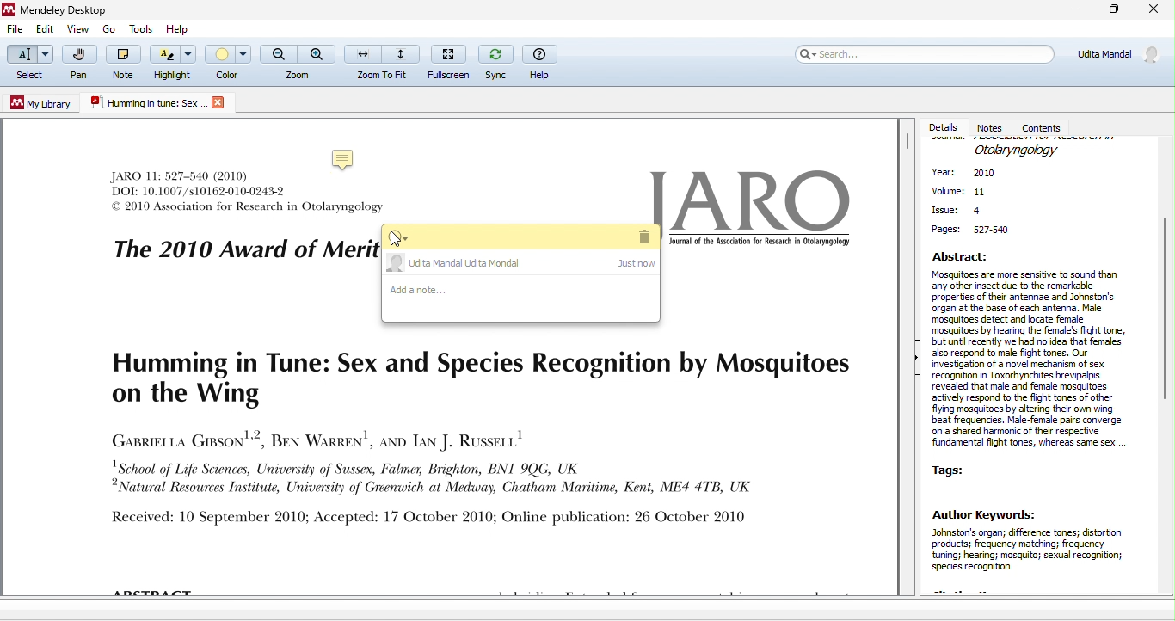 The height and width of the screenshot is (621, 1175). I want to click on go, so click(108, 28).